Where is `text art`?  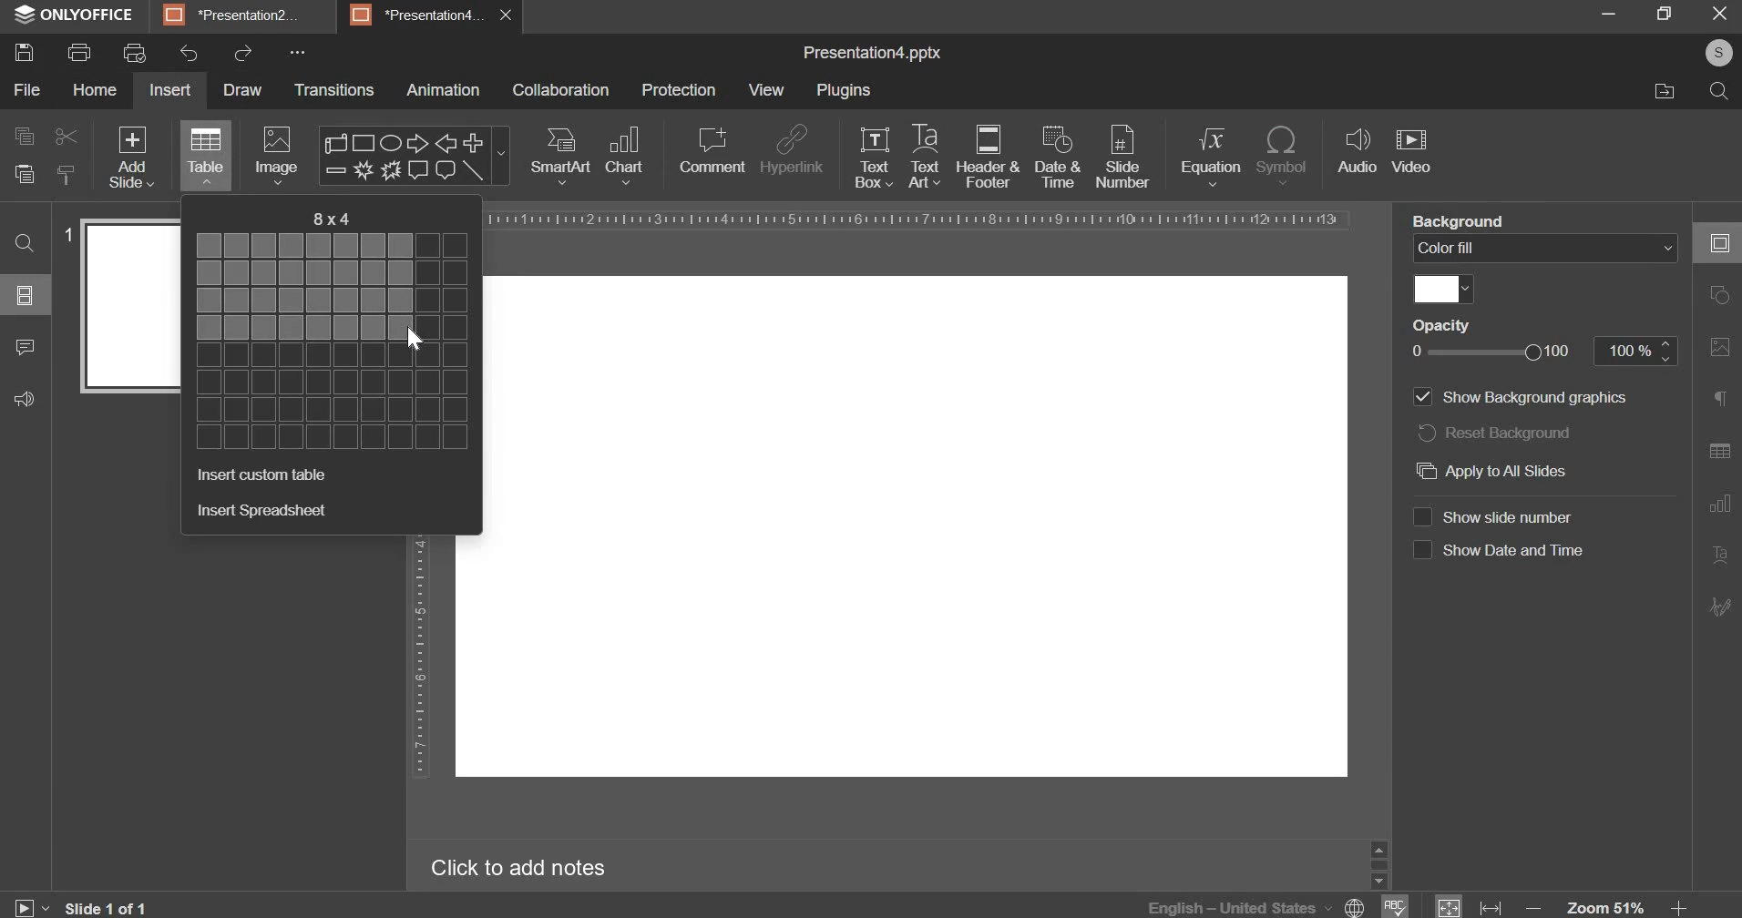 text art is located at coordinates (924, 155).